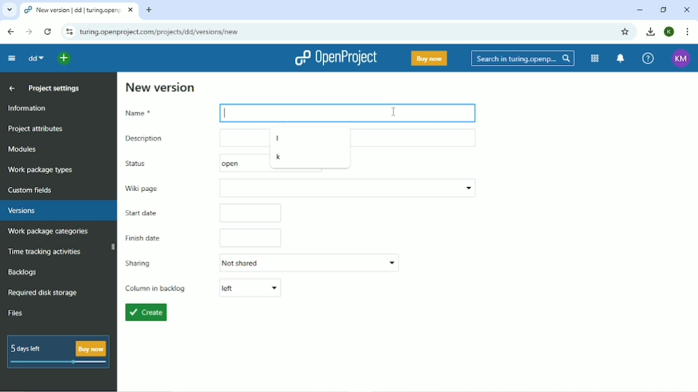  I want to click on OpenProject, so click(336, 58).